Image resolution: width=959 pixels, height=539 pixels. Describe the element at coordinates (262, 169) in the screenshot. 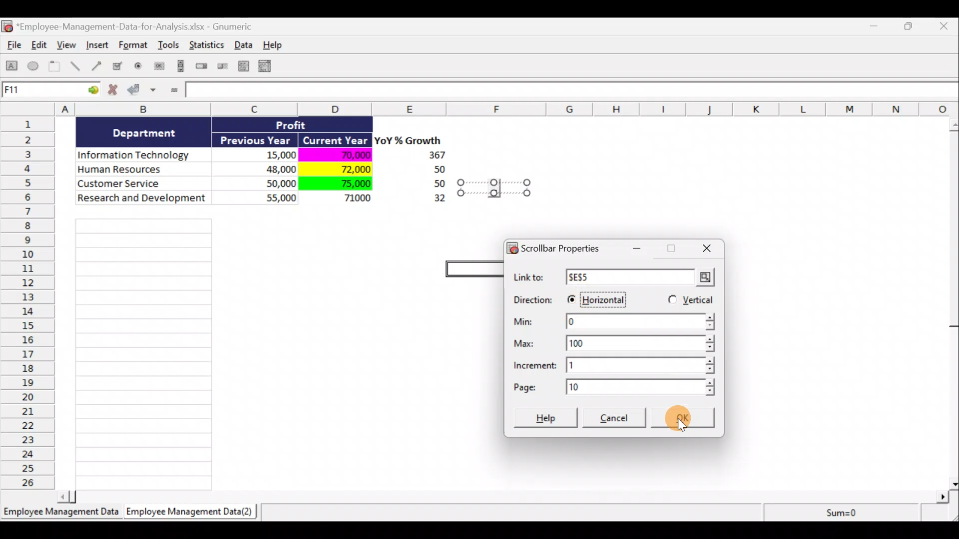

I see `Data` at that location.